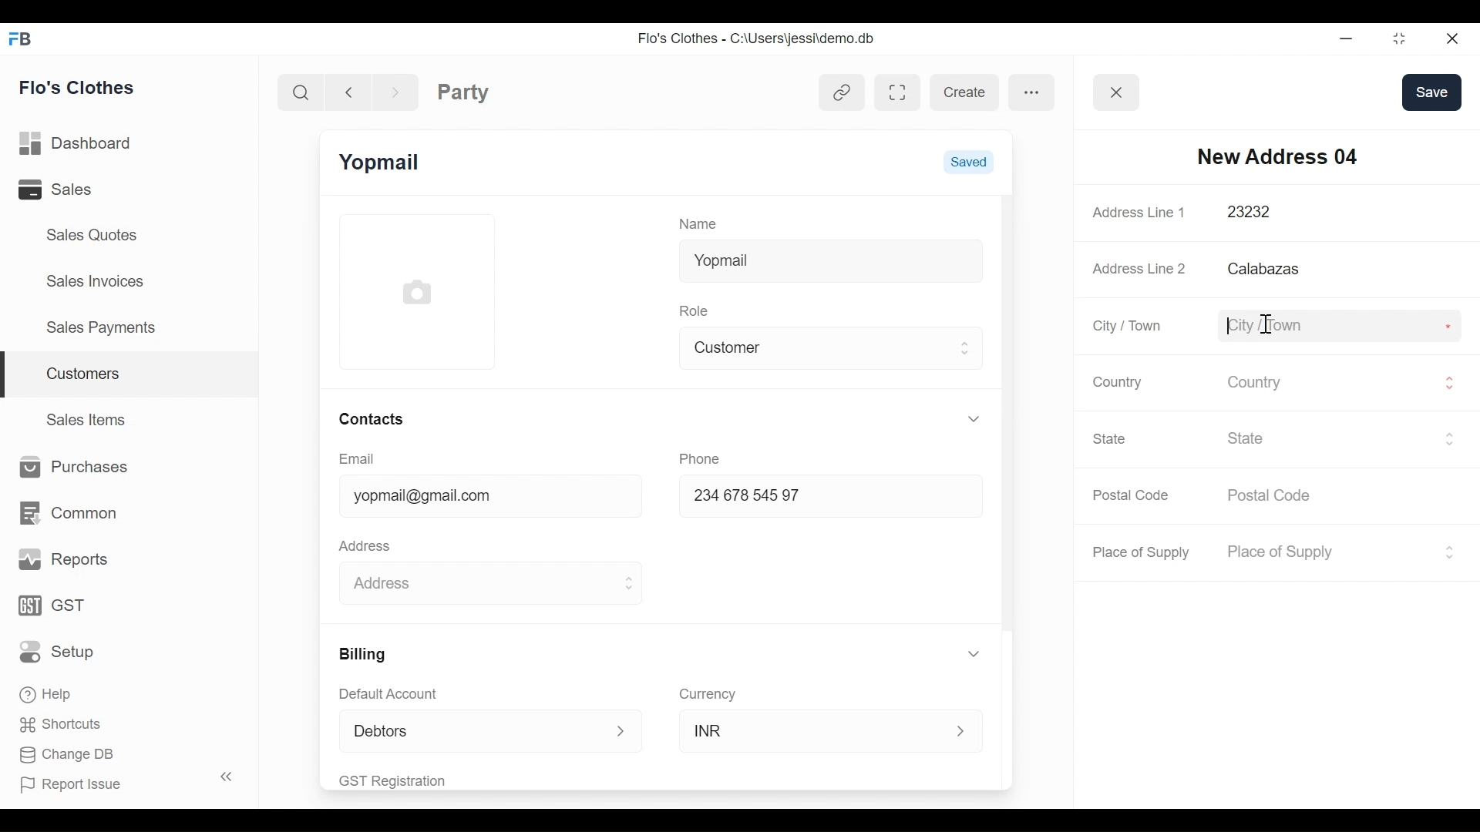 This screenshot has width=1480, height=832. Describe the element at coordinates (55, 723) in the screenshot. I see `Shortcuts` at that location.